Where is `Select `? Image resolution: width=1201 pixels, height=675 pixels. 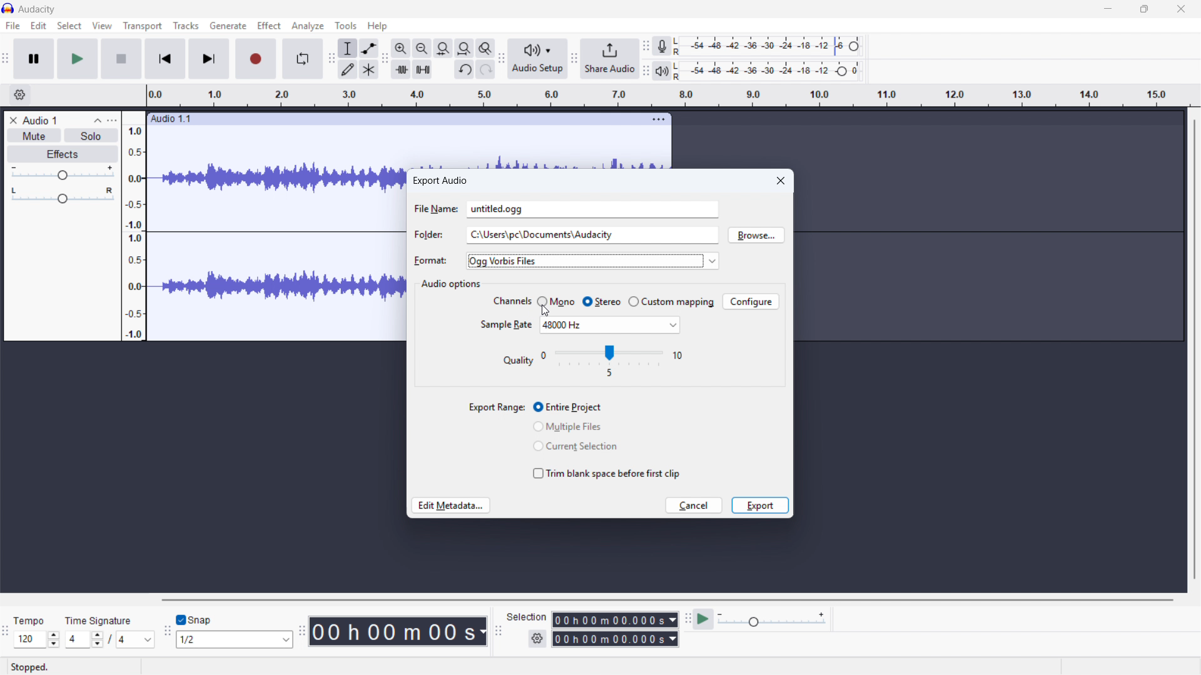 Select  is located at coordinates (69, 26).